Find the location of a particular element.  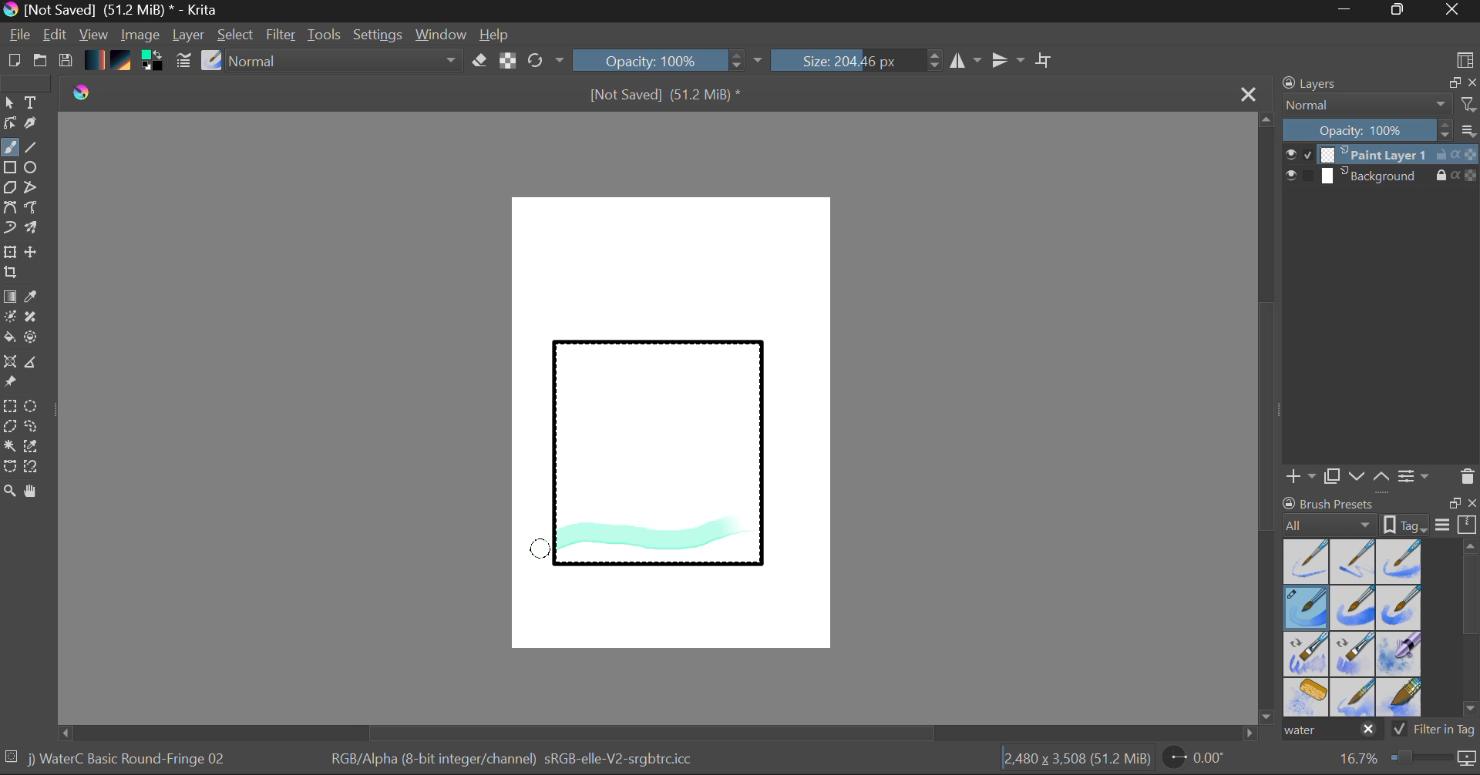

Layers Docket Tab is located at coordinates (1377, 82).